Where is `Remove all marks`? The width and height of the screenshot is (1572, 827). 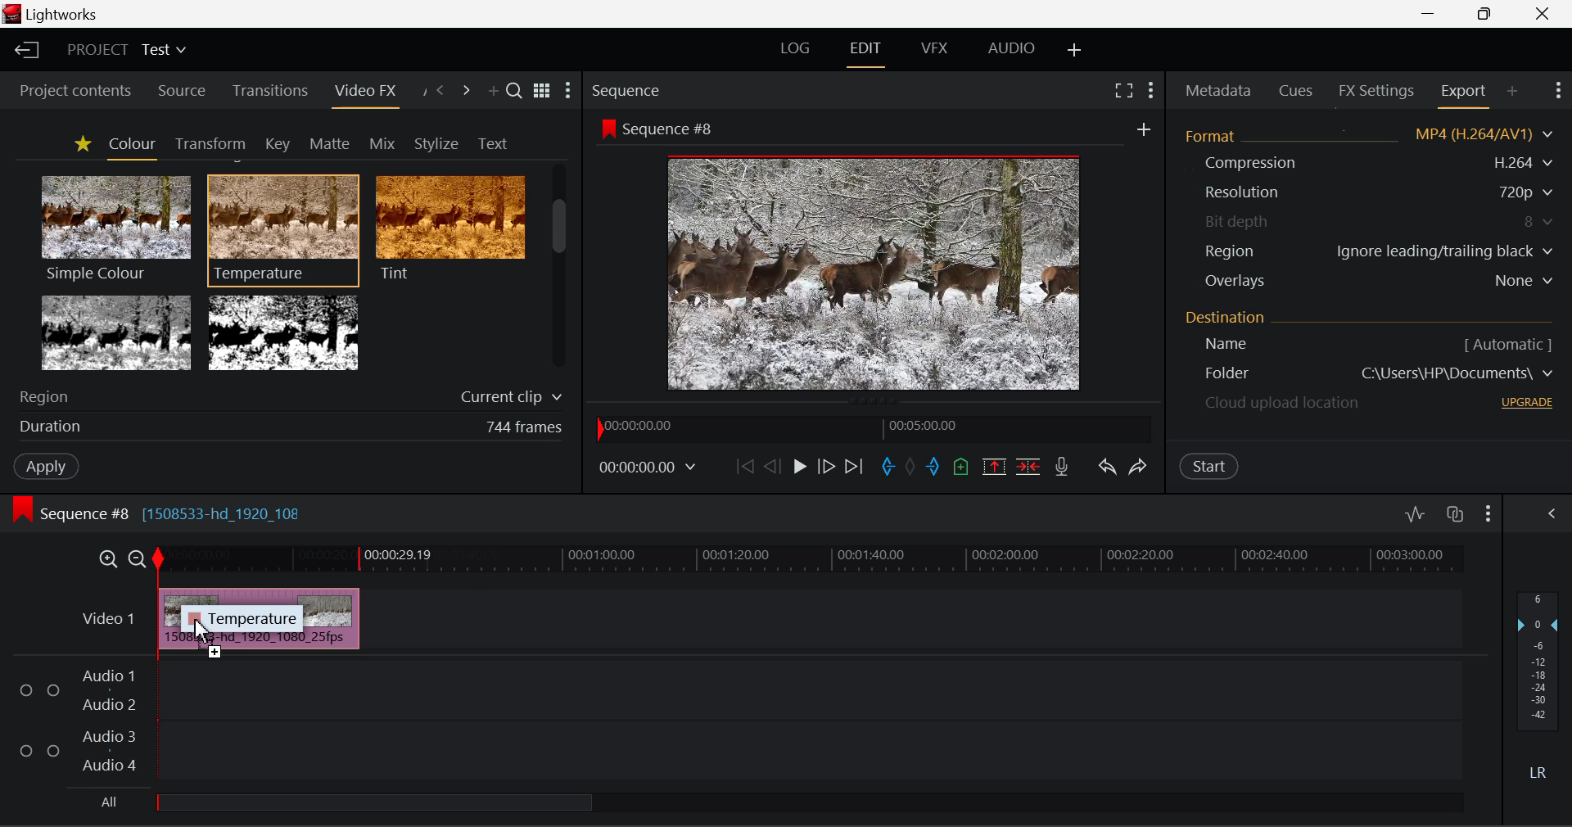 Remove all marks is located at coordinates (910, 468).